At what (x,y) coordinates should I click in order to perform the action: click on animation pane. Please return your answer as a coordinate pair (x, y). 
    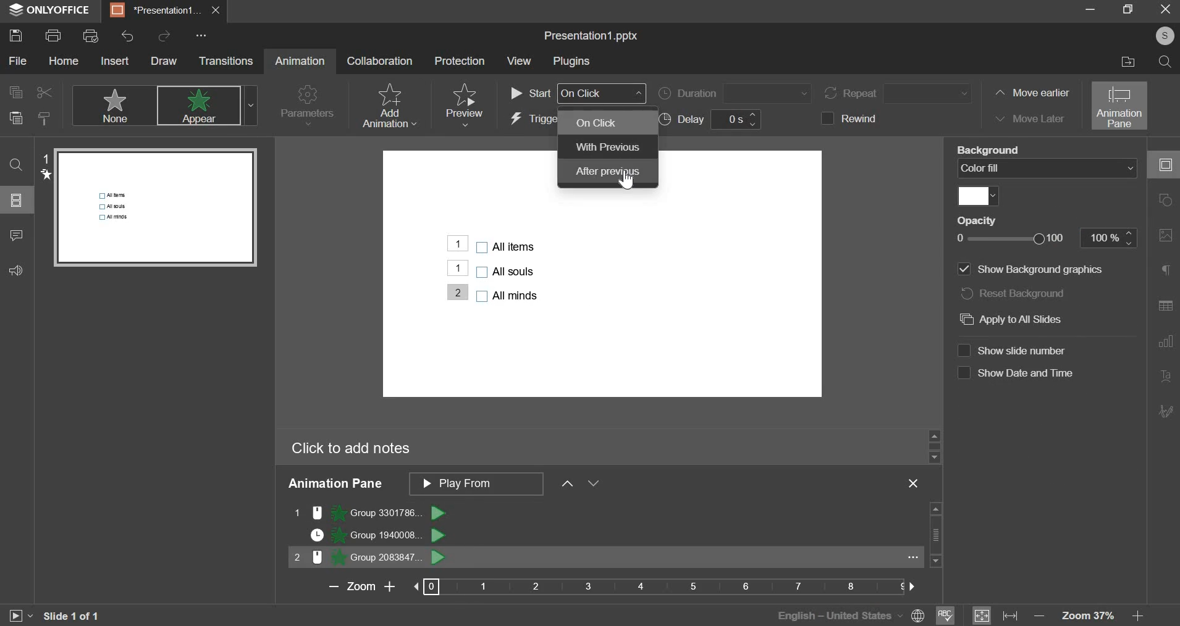
    Looking at the image, I should click on (1120, 106).